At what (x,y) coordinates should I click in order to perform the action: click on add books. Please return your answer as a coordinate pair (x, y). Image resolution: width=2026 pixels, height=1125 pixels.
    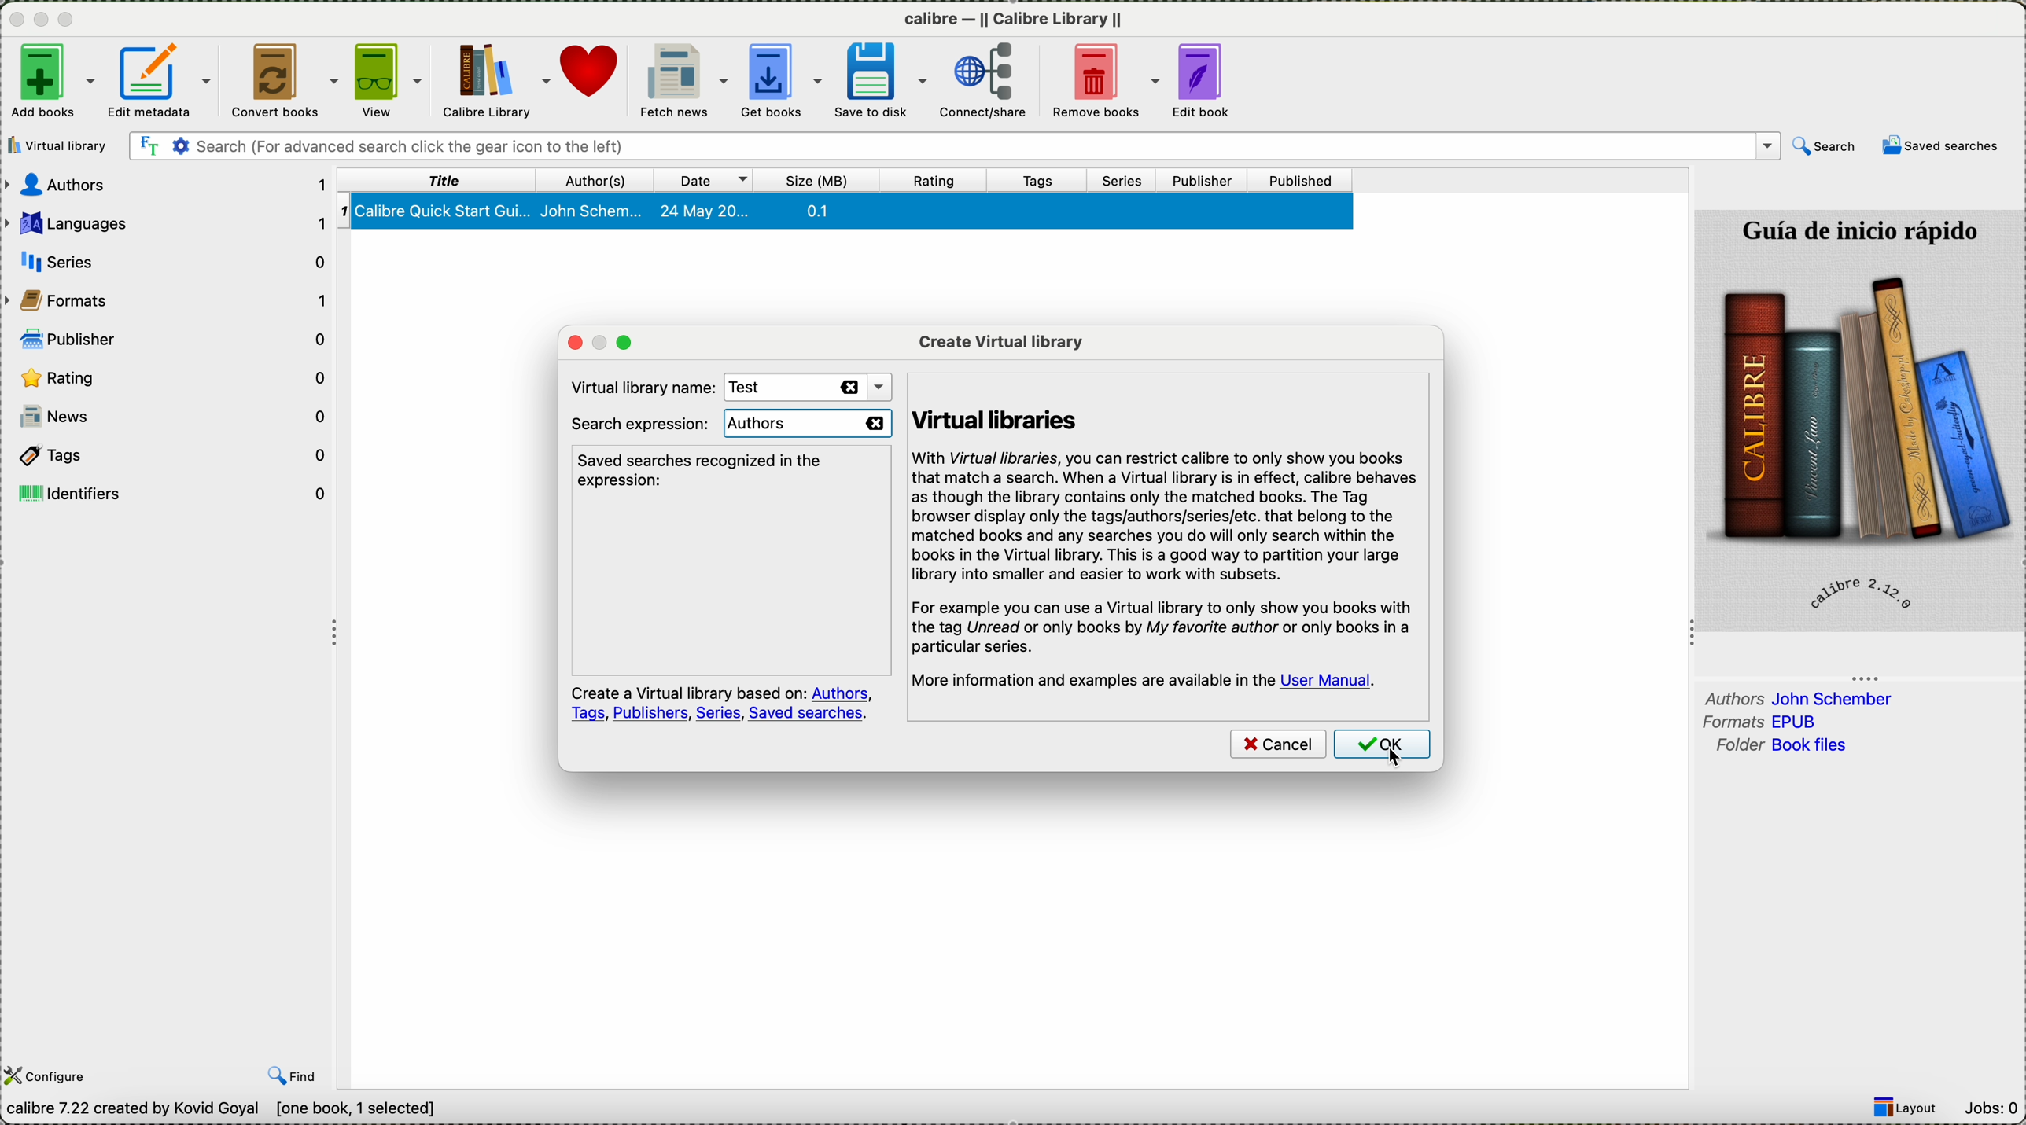
    Looking at the image, I should click on (50, 79).